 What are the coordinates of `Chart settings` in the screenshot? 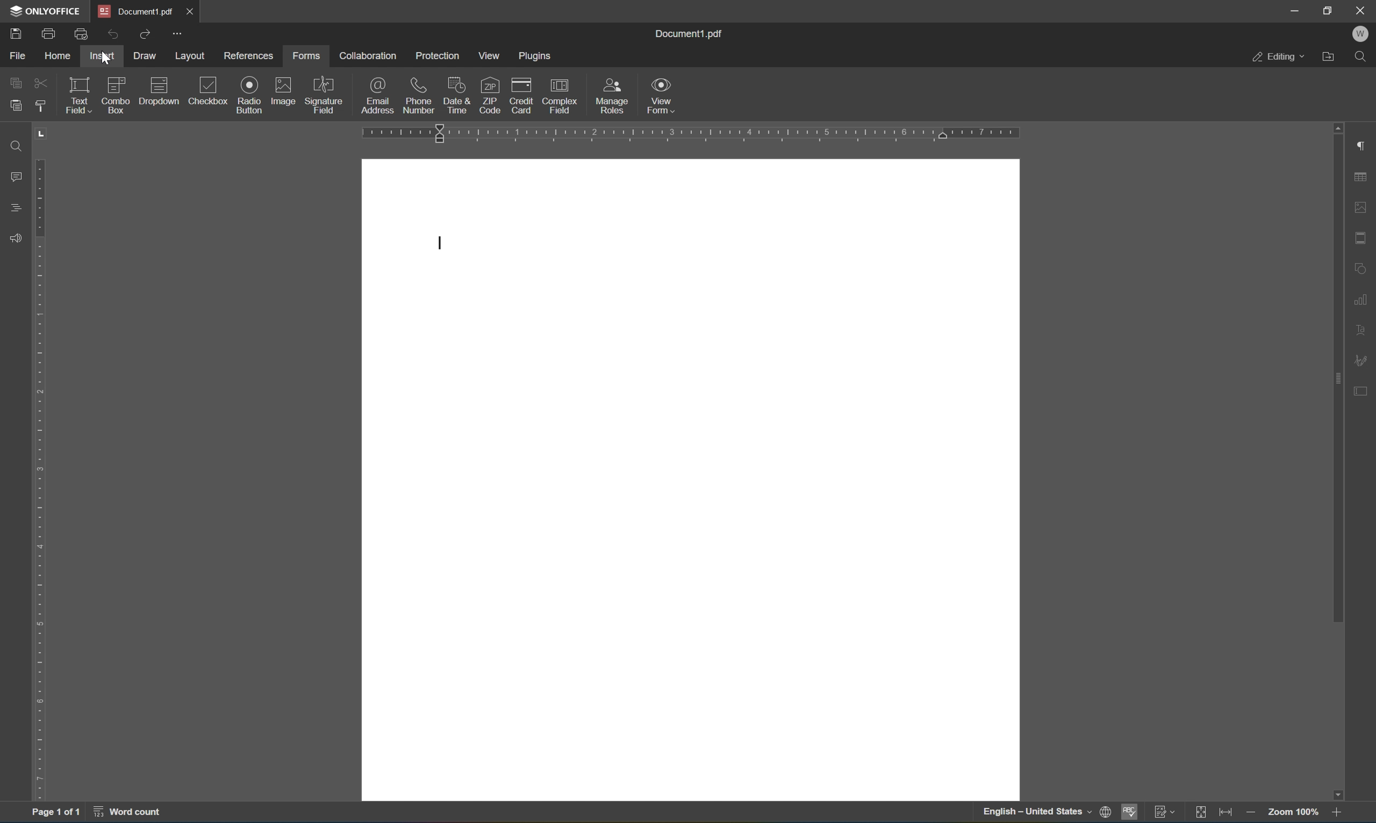 It's located at (1362, 298).